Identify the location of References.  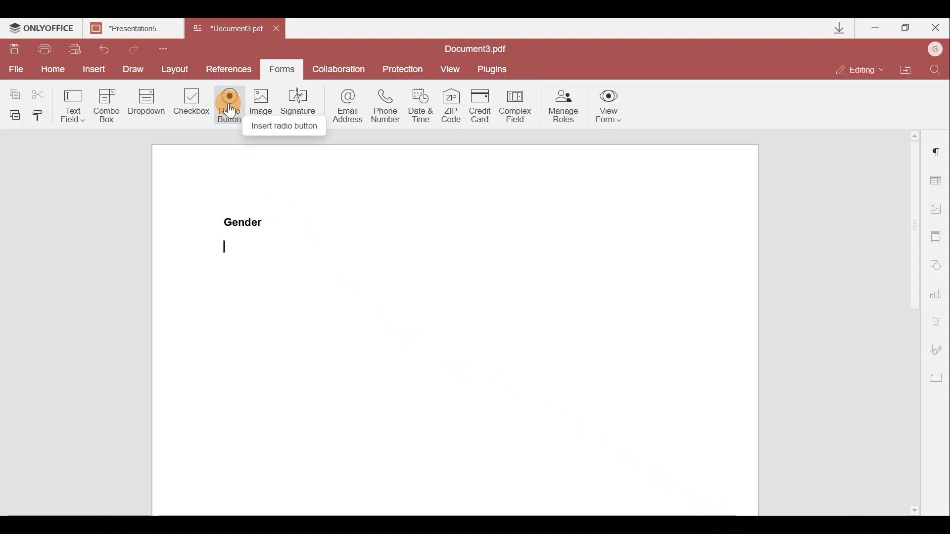
(230, 69).